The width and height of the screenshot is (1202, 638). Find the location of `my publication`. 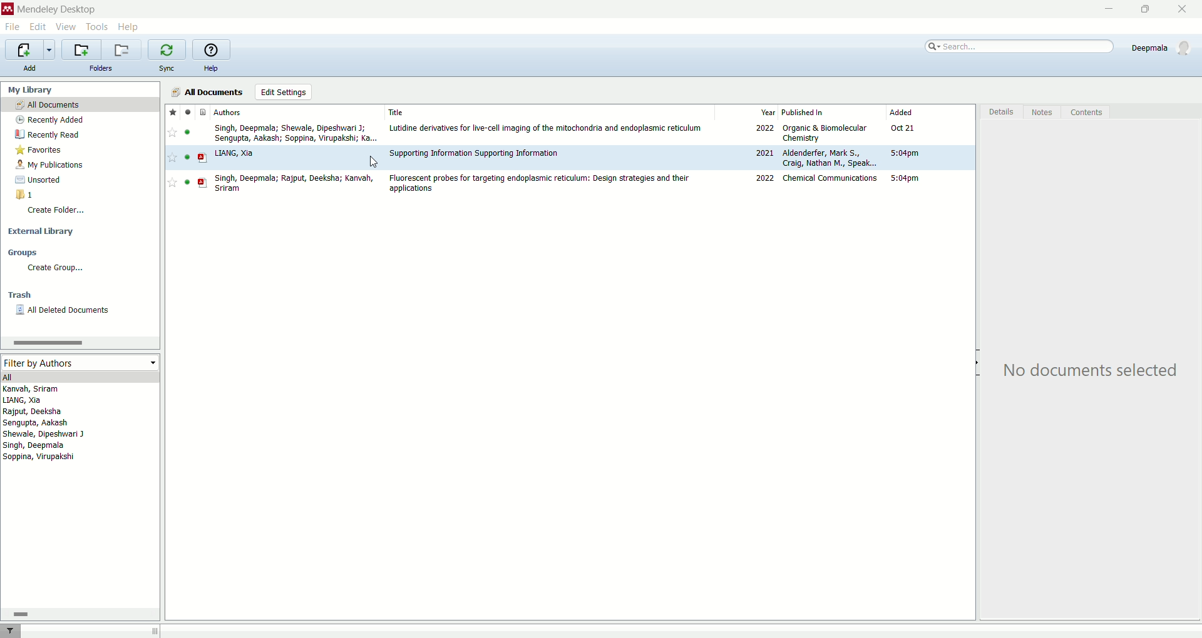

my publication is located at coordinates (51, 165).